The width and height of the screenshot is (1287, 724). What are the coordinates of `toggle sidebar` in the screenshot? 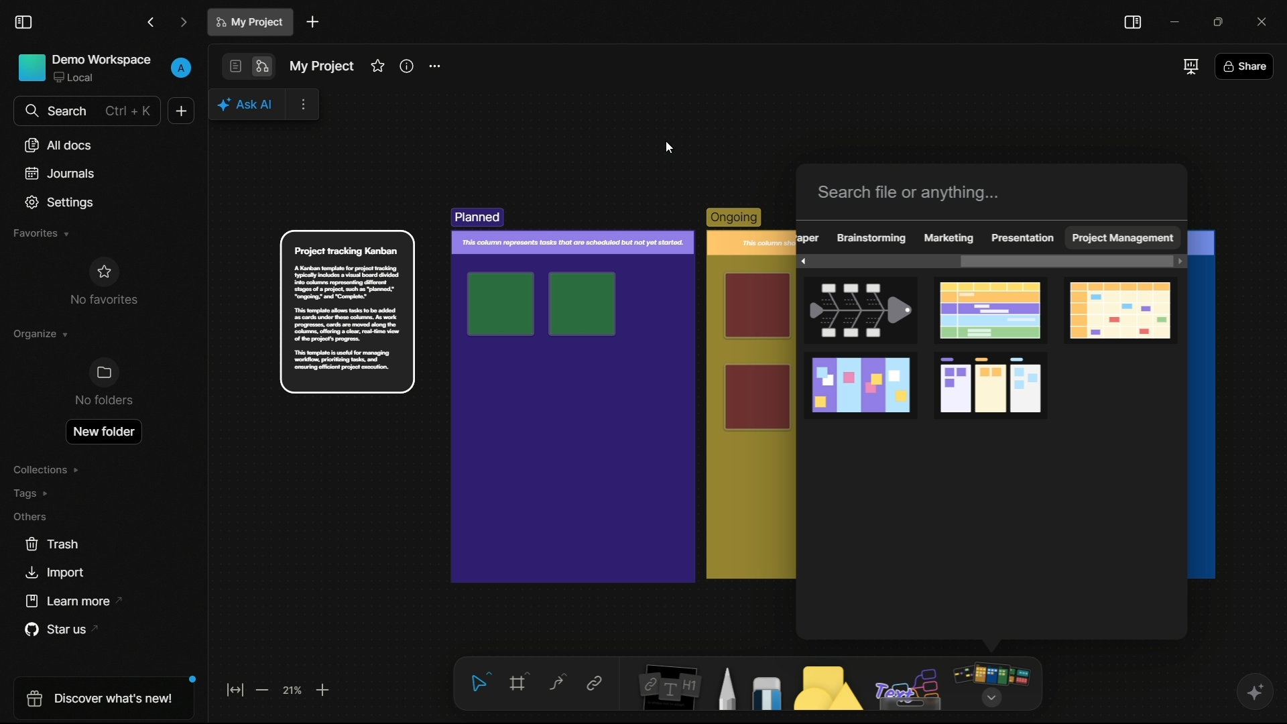 It's located at (24, 23).